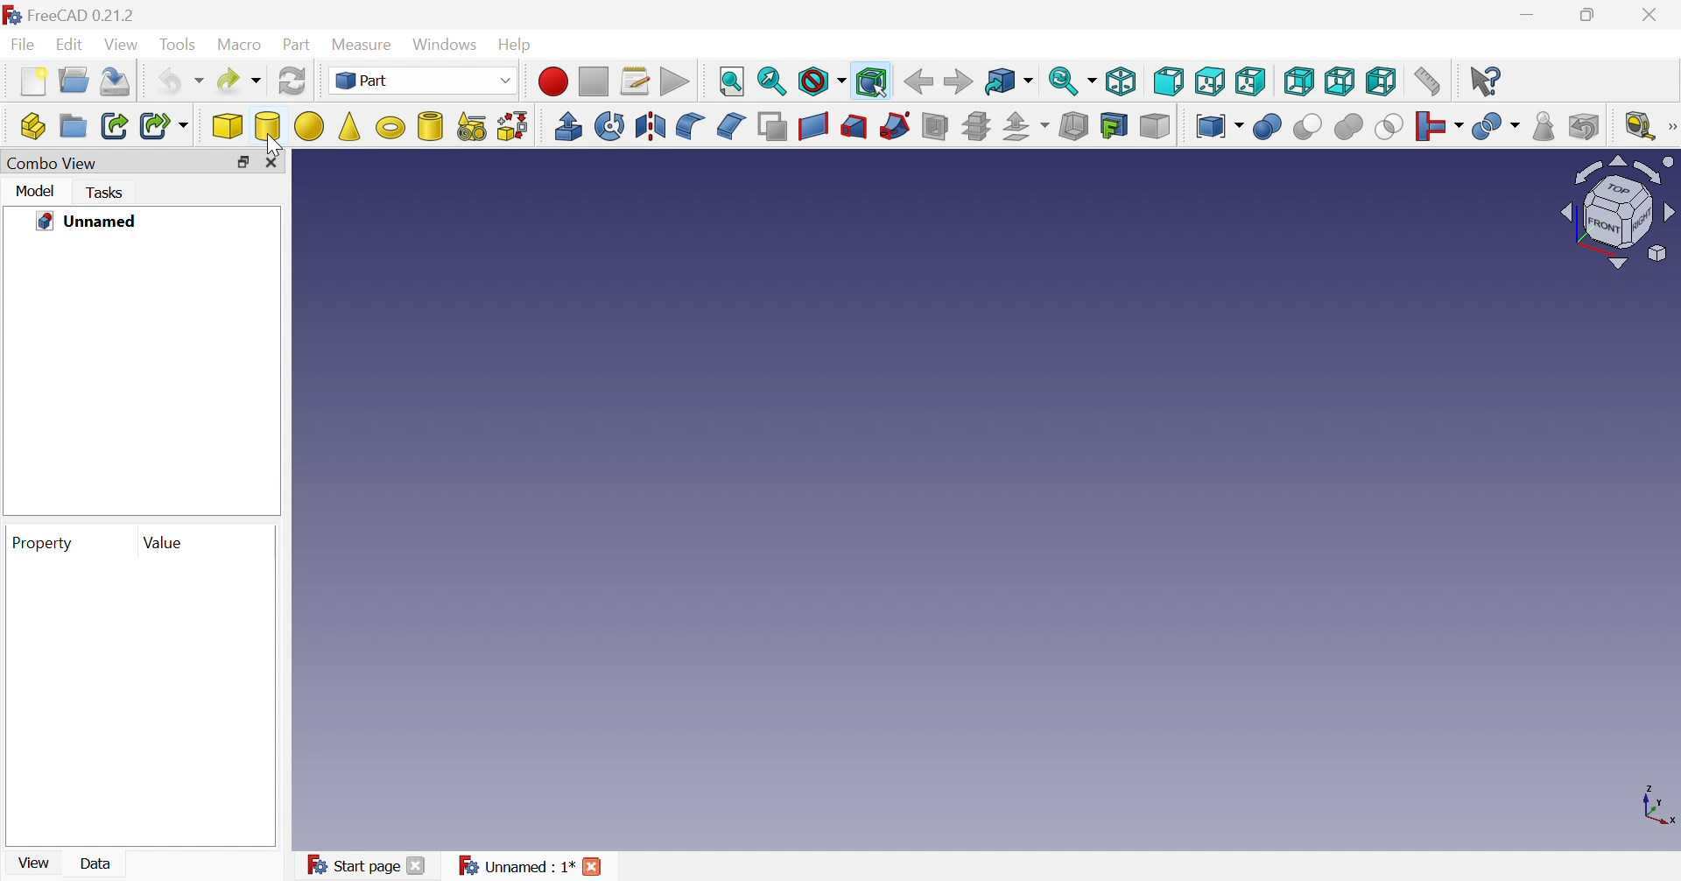 The image size is (1681, 881). I want to click on File, so click(24, 46).